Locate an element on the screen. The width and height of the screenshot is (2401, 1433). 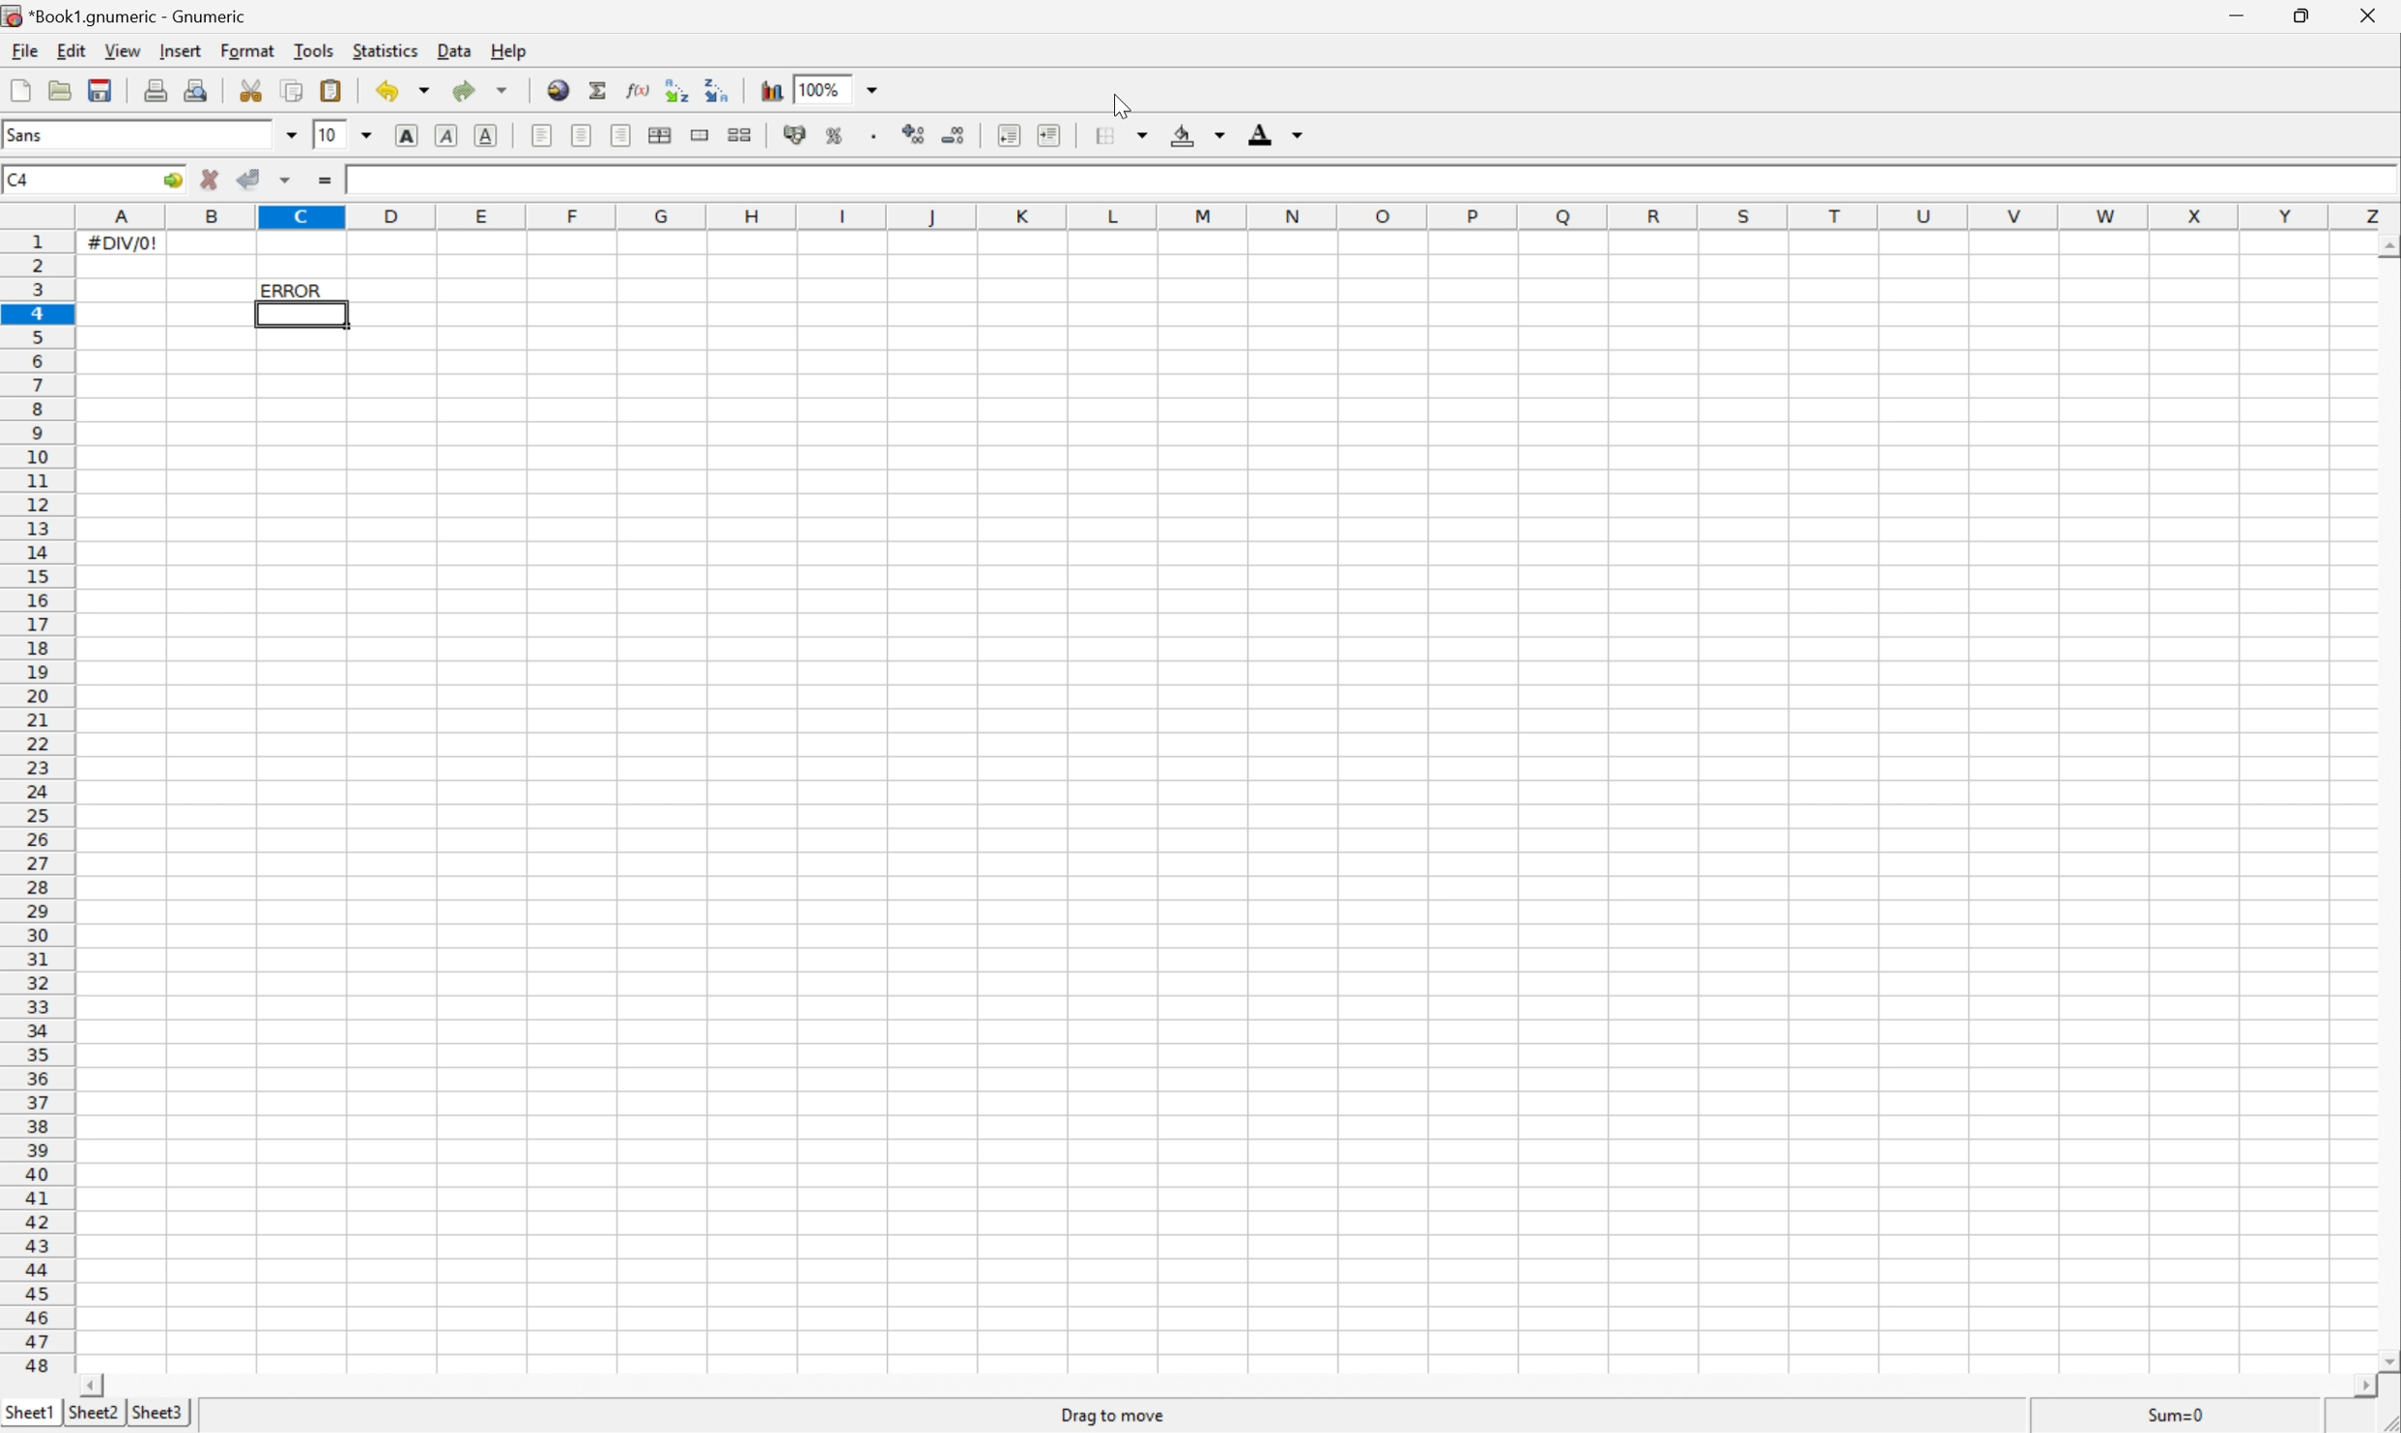
Drop down is located at coordinates (1141, 135).